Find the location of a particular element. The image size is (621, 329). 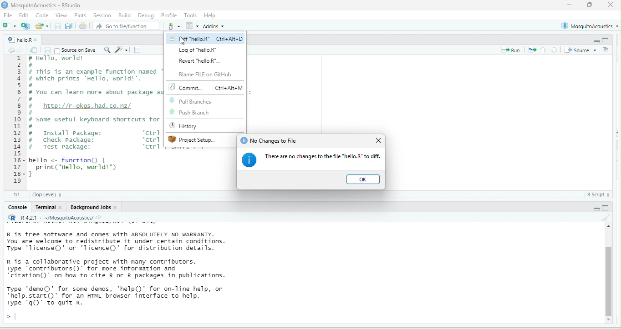

session is located at coordinates (102, 16).